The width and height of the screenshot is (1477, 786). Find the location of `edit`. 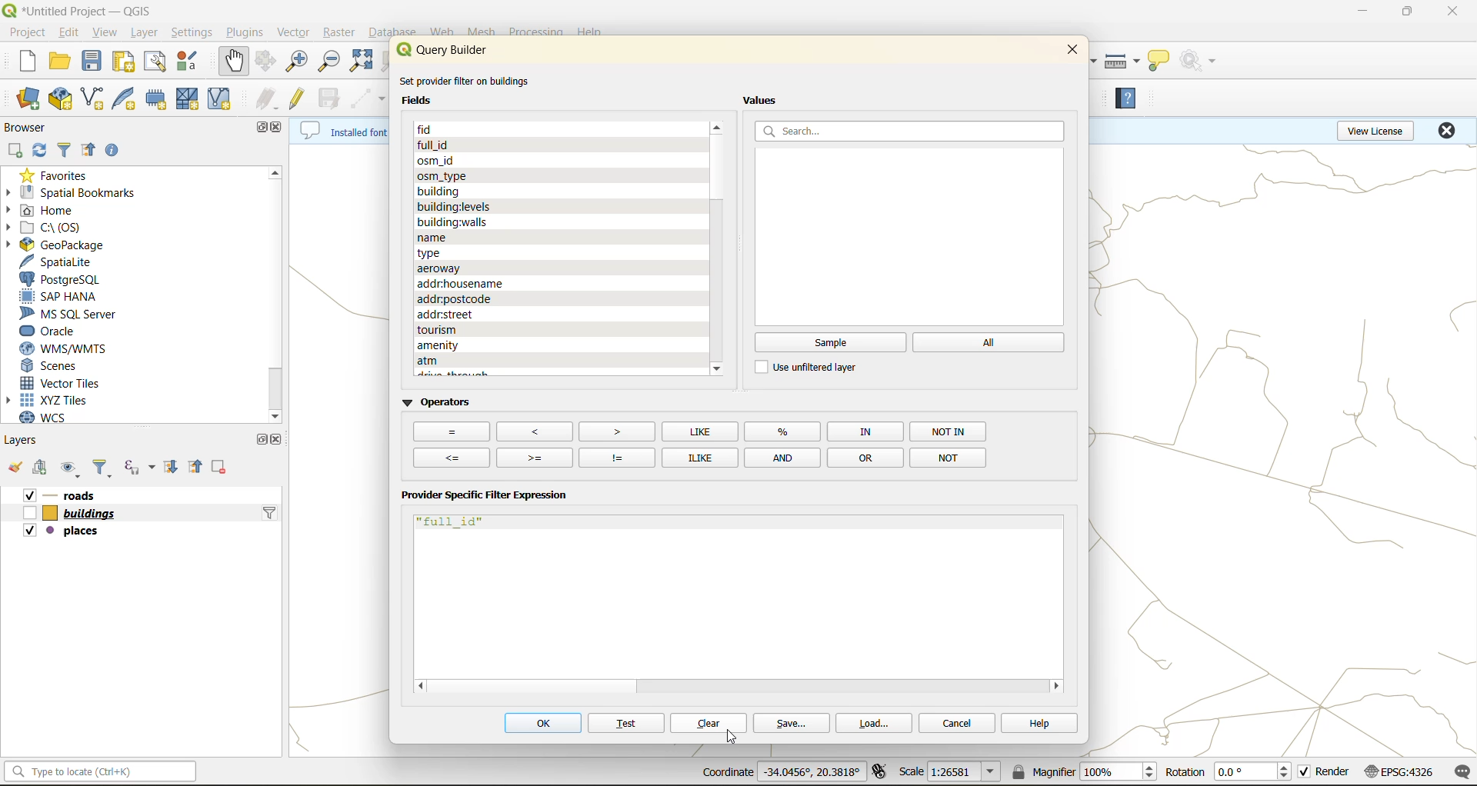

edit is located at coordinates (72, 33).